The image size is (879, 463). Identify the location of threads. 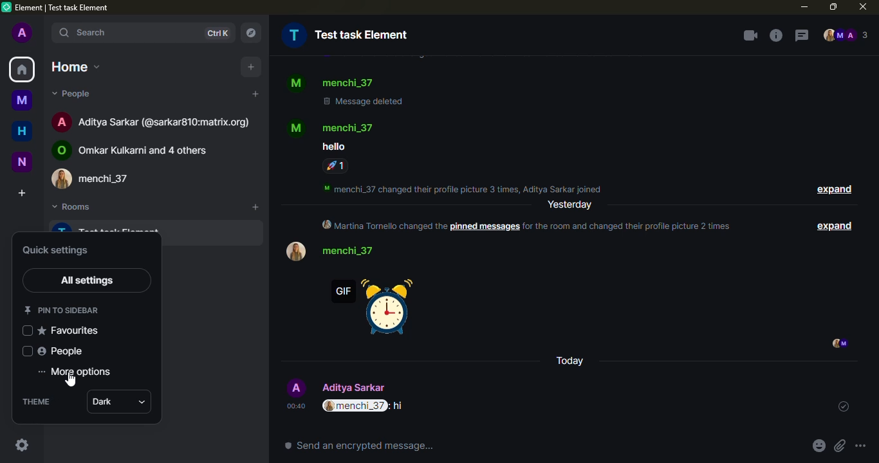
(799, 36).